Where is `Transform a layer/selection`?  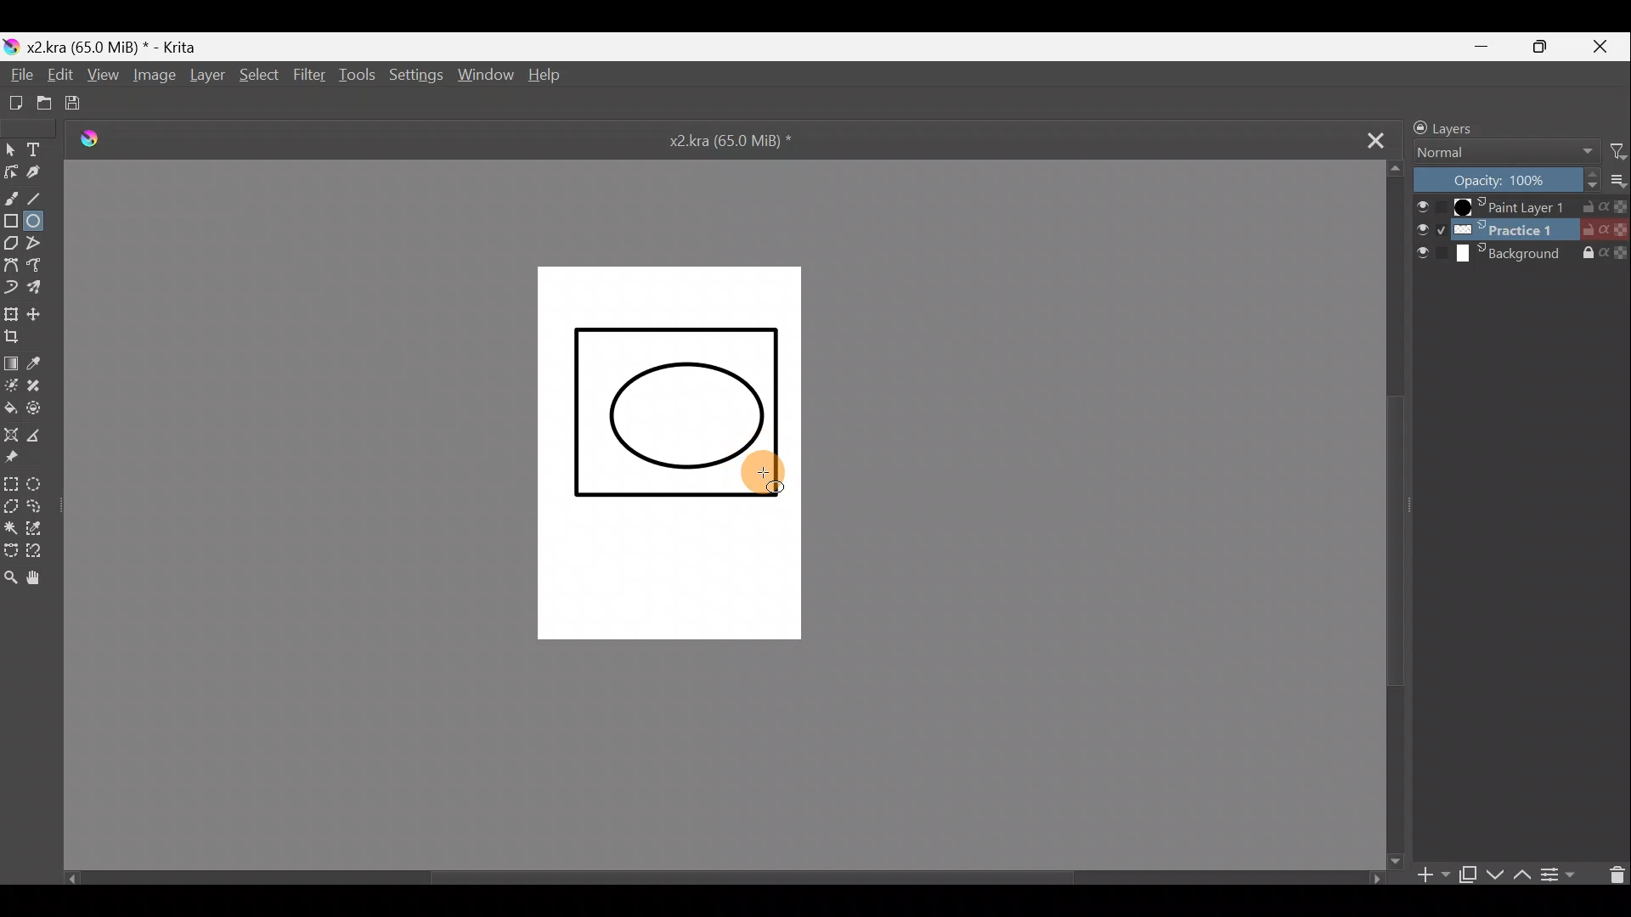 Transform a layer/selection is located at coordinates (14, 313).